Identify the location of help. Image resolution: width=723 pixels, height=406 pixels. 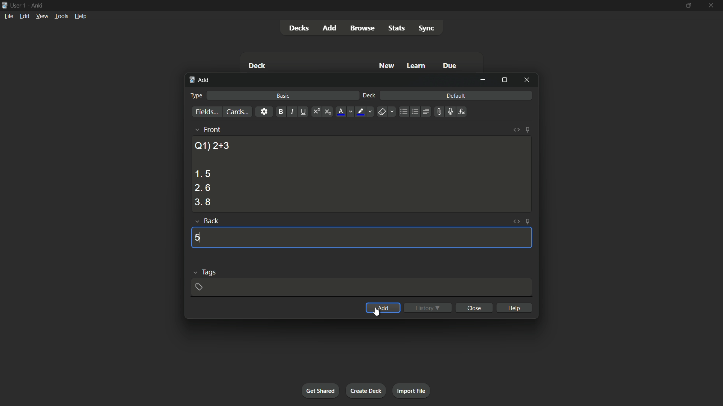
(515, 308).